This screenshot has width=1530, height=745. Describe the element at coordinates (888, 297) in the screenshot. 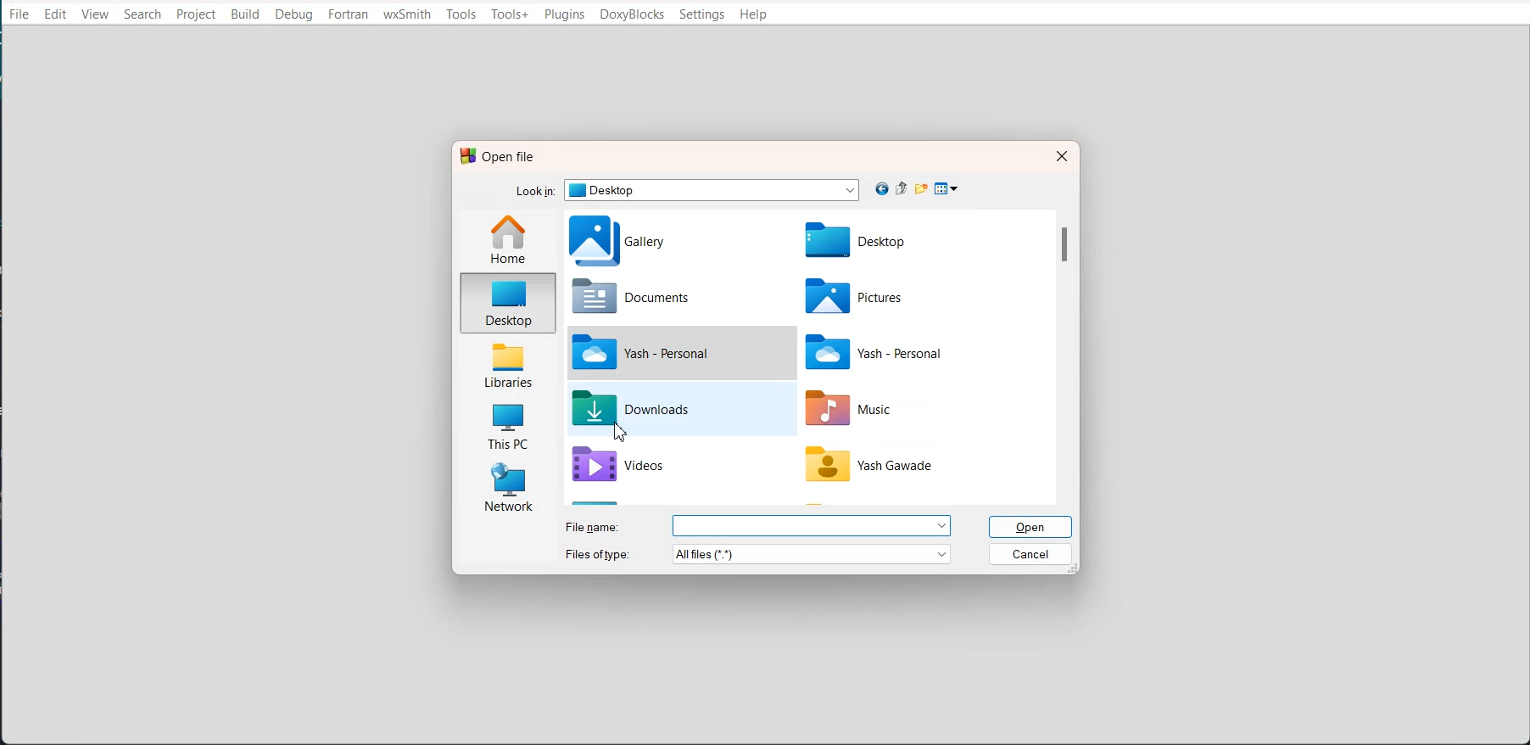

I see `Pictures` at that location.